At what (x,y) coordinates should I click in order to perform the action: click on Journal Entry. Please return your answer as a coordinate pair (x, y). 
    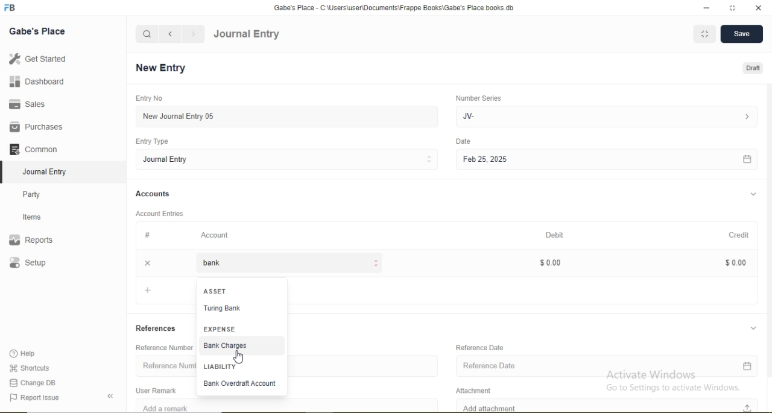
    Looking at the image, I should click on (48, 170).